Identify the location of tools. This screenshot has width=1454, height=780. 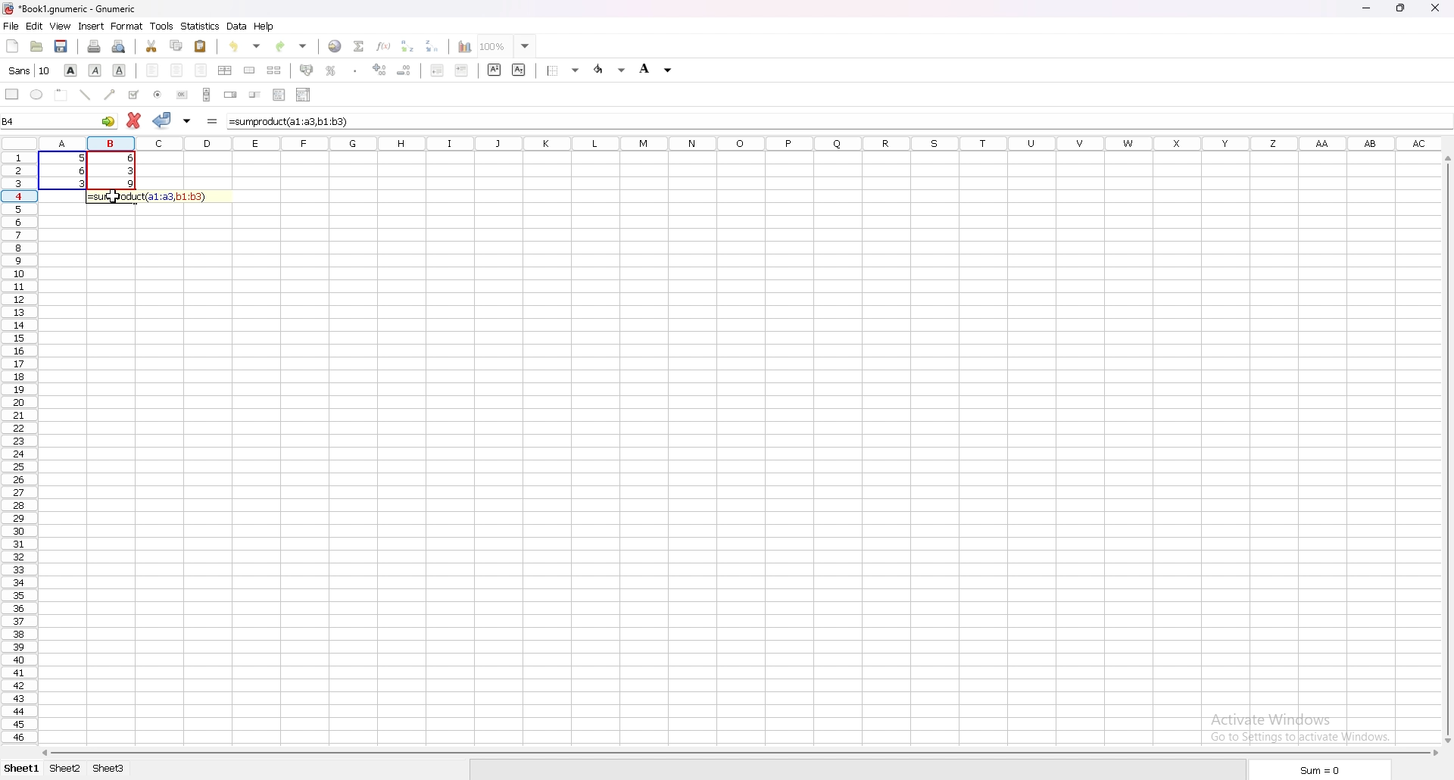
(161, 27).